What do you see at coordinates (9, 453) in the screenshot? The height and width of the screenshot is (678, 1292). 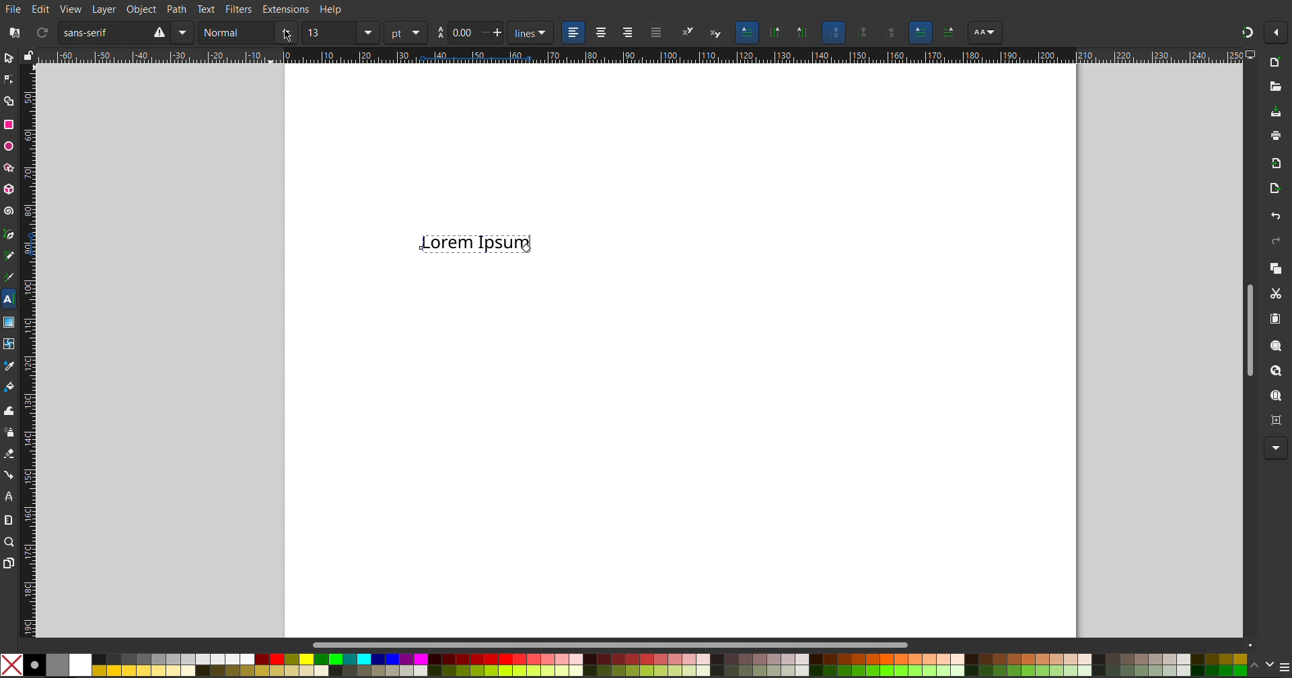 I see `Eraser Tool` at bounding box center [9, 453].